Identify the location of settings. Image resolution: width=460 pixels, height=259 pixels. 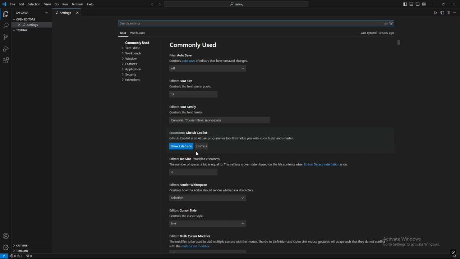
(32, 25).